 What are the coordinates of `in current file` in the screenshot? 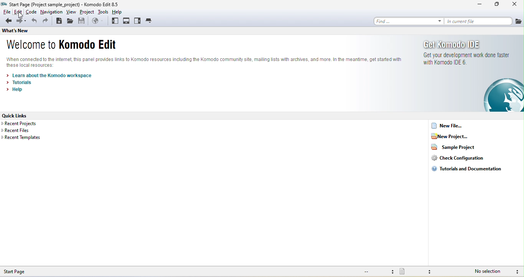 It's located at (480, 21).